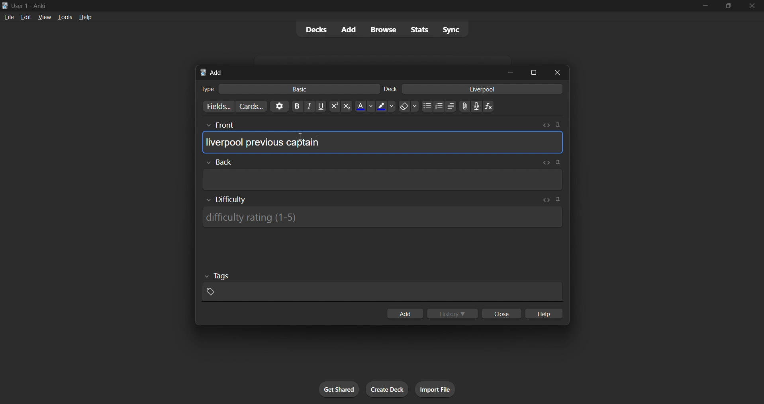 This screenshot has width=764, height=404. Describe the element at coordinates (297, 105) in the screenshot. I see `Bold` at that location.